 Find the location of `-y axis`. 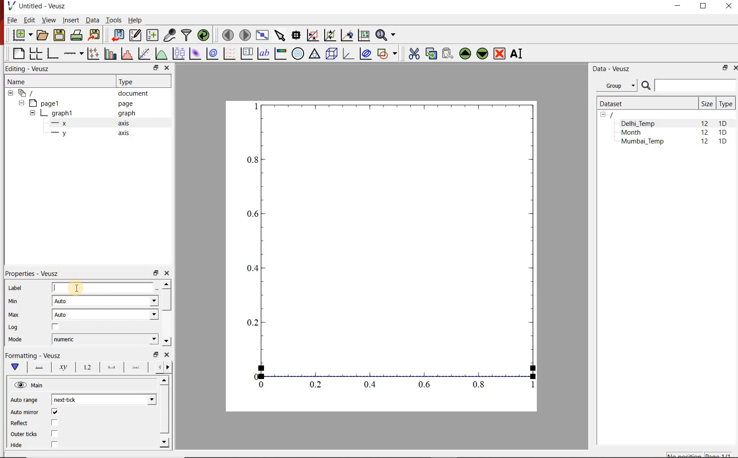

-y axis is located at coordinates (87, 134).